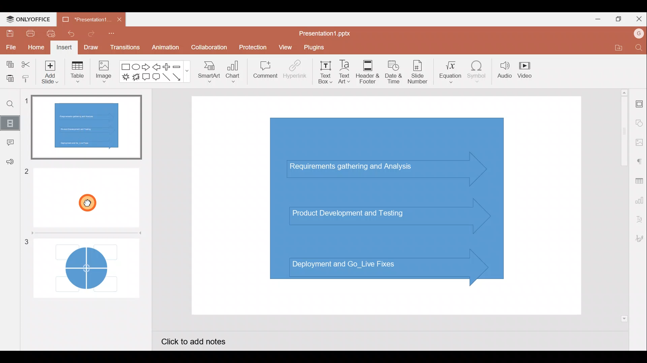 The width and height of the screenshot is (647, 363). Describe the element at coordinates (89, 200) in the screenshot. I see `Cursor on slide 2` at that location.